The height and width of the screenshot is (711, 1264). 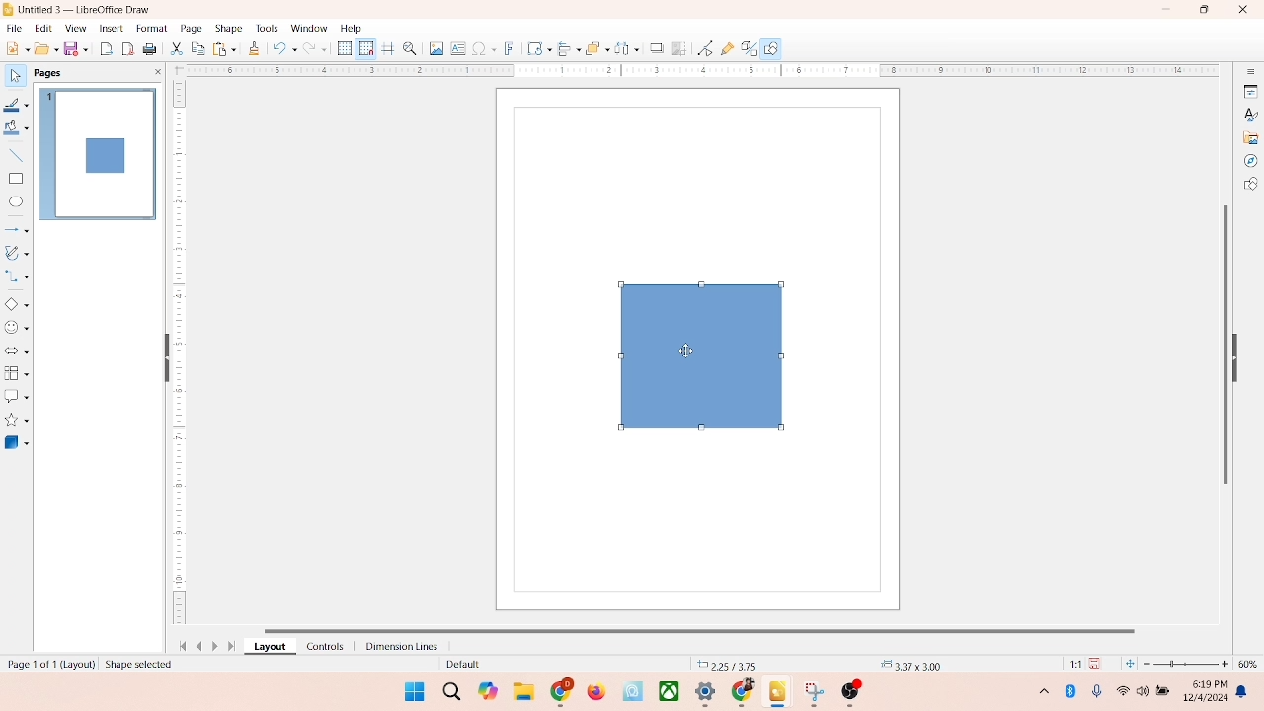 I want to click on shadow, so click(x=654, y=46).